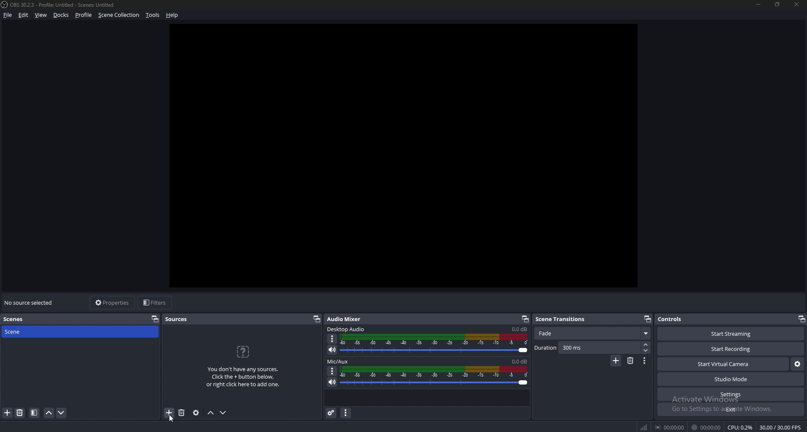  I want to click on Audio in decibels, so click(519, 329).